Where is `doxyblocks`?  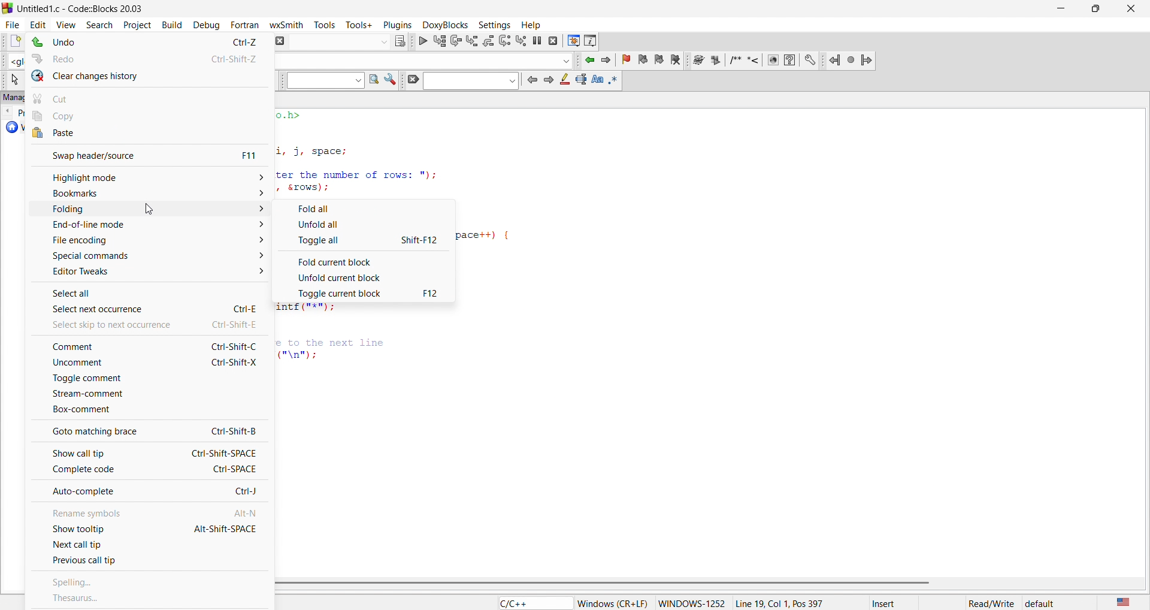 doxyblocks is located at coordinates (443, 23).